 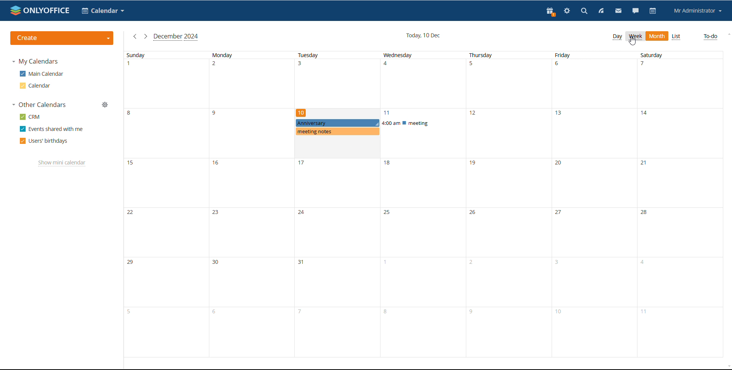 I want to click on to-do, so click(x=710, y=37).